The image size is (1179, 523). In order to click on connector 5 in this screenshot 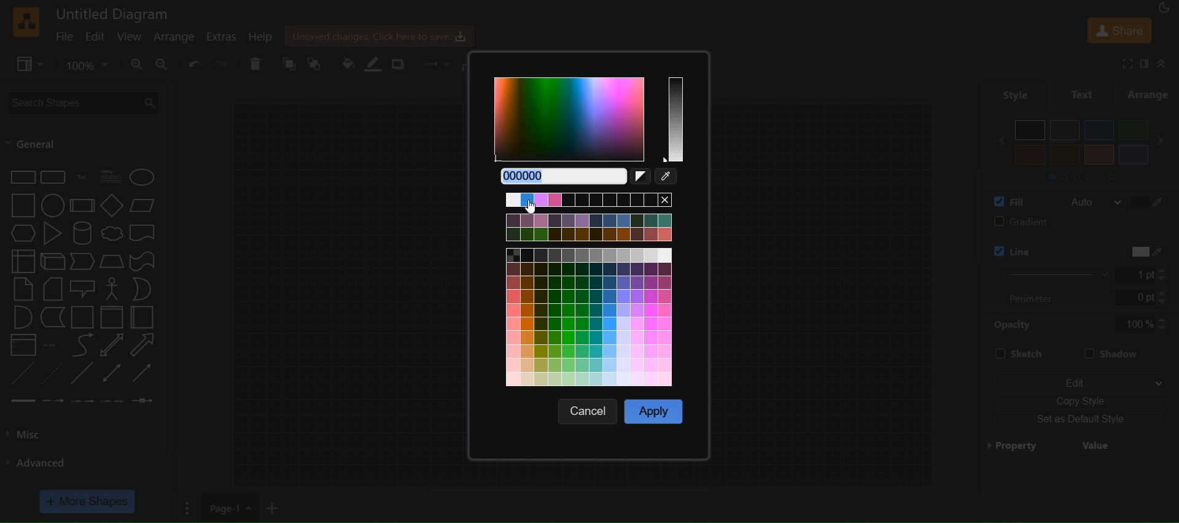, I will do `click(142, 401)`.